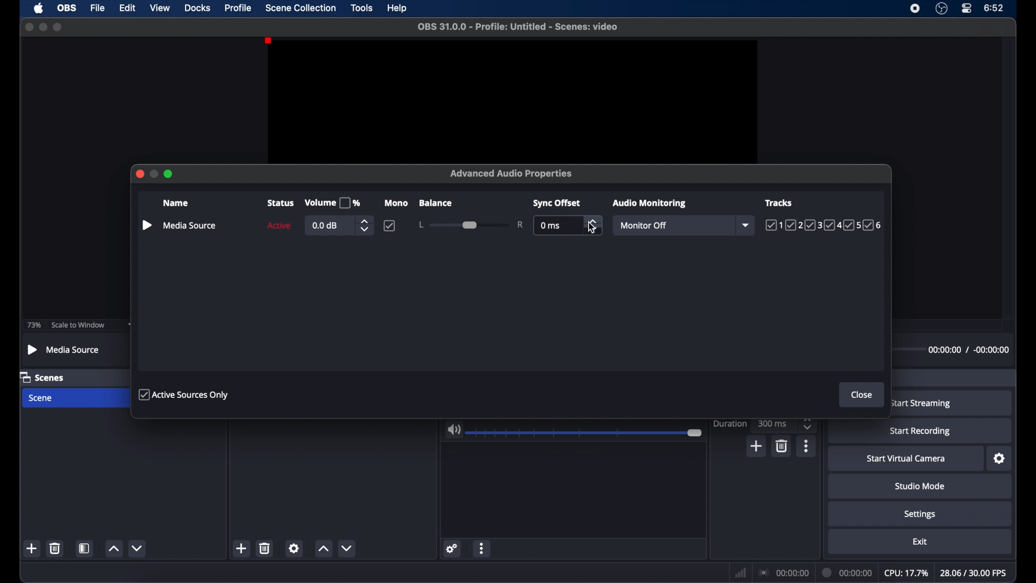  What do you see at coordinates (745, 225) in the screenshot?
I see `dropdown` at bounding box center [745, 225].